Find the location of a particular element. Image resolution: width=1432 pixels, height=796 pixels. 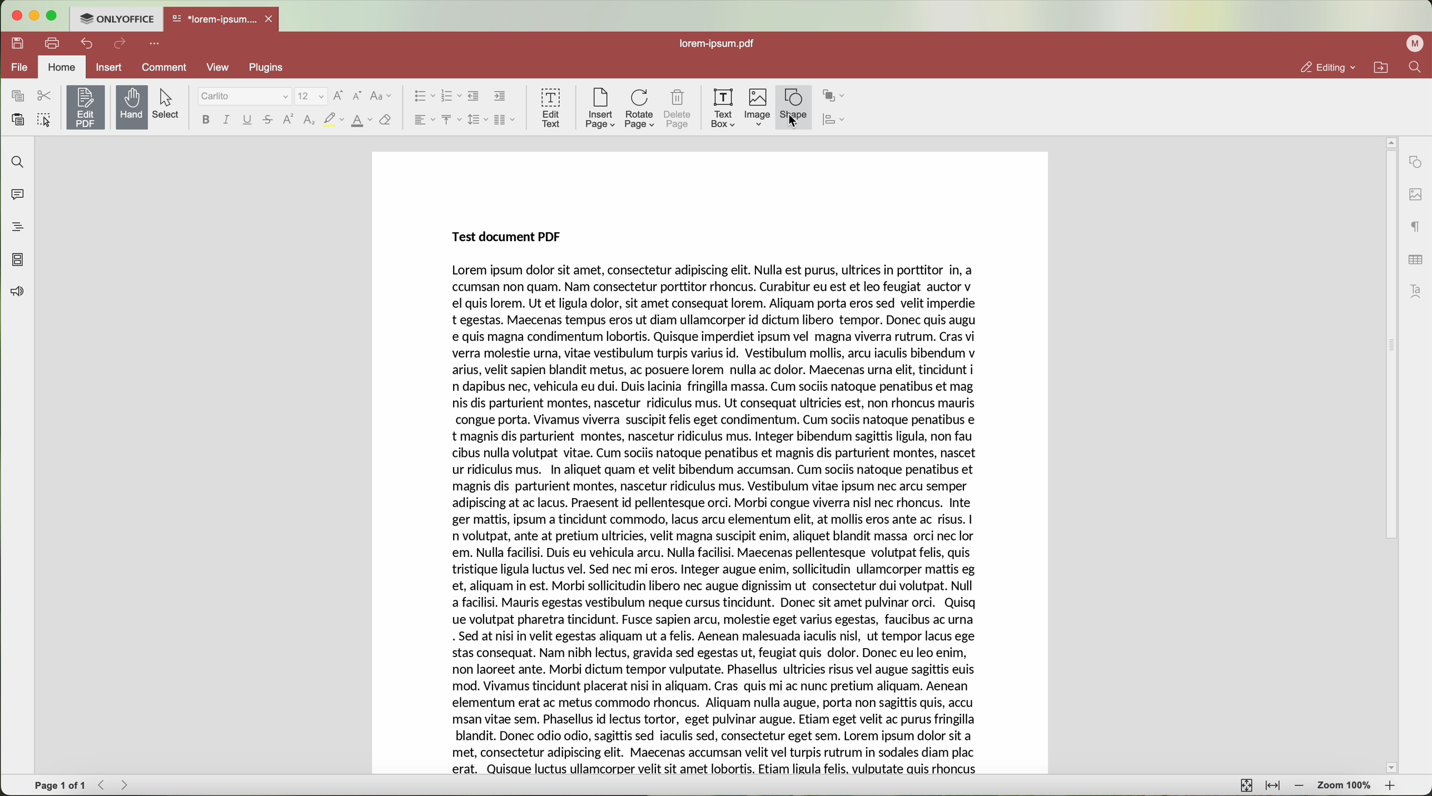

page 1 of 1 is located at coordinates (61, 786).